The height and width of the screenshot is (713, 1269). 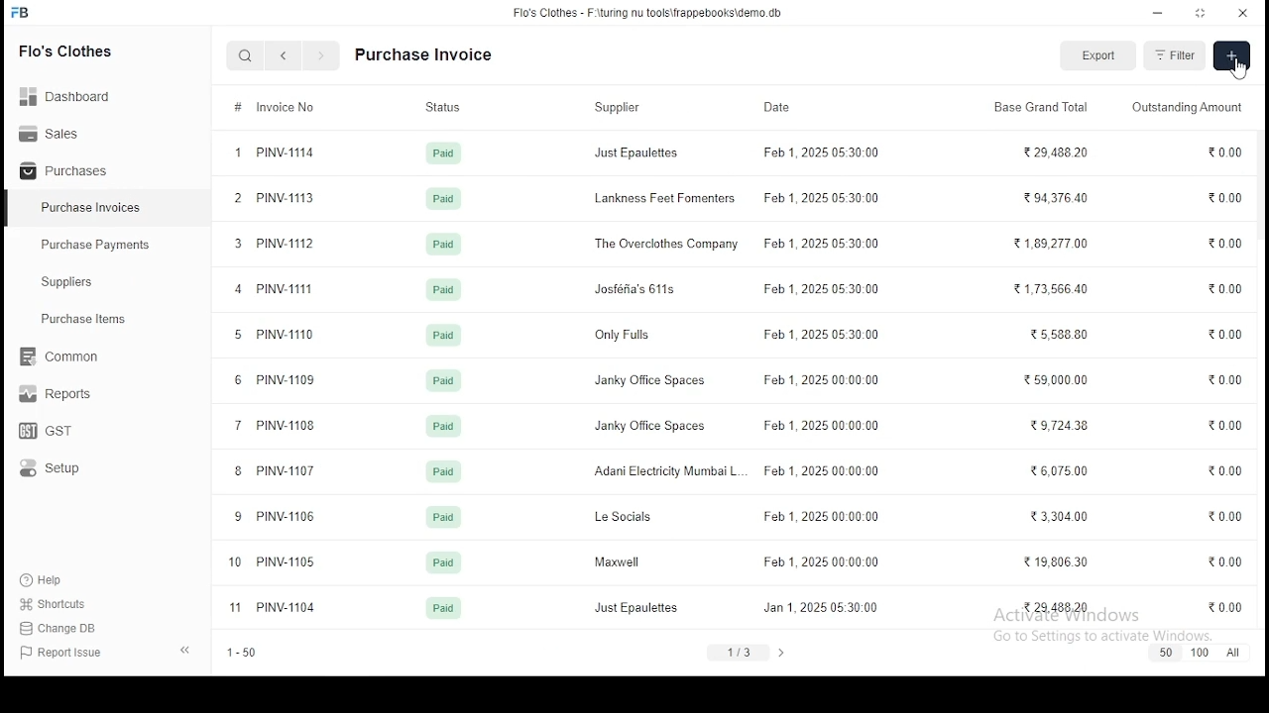 What do you see at coordinates (1240, 73) in the screenshot?
I see `mouse pointer` at bounding box center [1240, 73].